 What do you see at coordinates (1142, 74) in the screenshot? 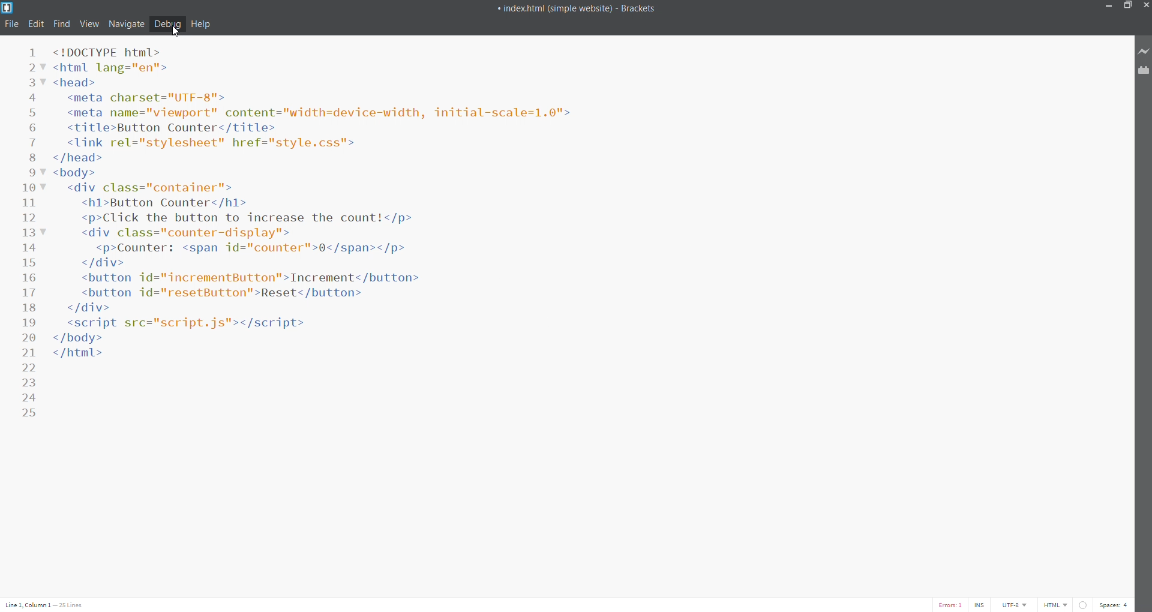
I see `extension manager` at bounding box center [1142, 74].